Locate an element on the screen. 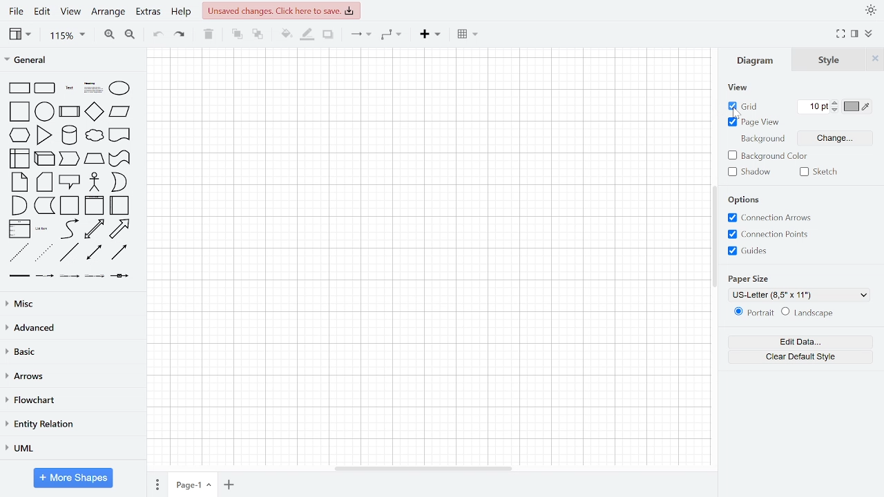 This screenshot has height=497, width=884. diagram is located at coordinates (756, 60).